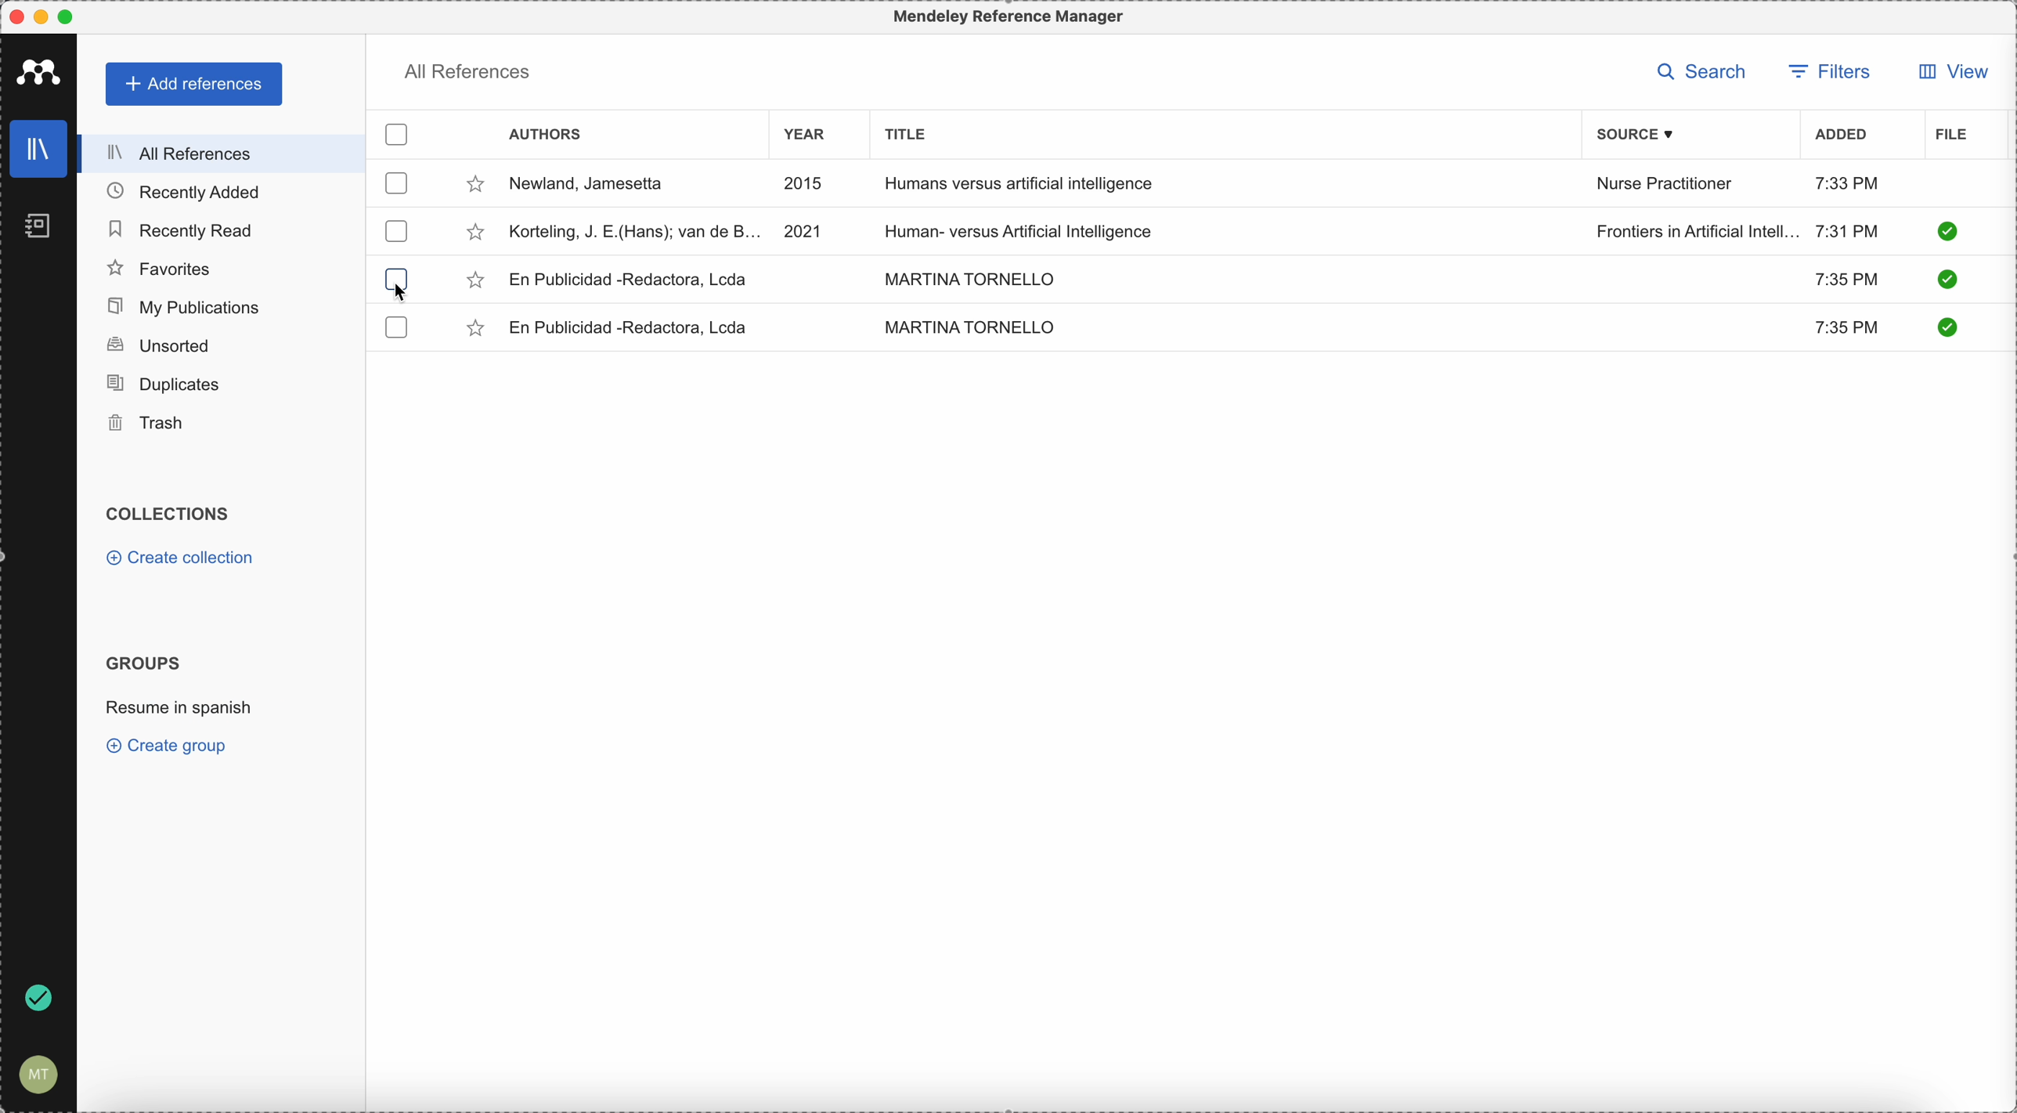 This screenshot has width=2017, height=1113. What do you see at coordinates (143, 661) in the screenshot?
I see `groups` at bounding box center [143, 661].